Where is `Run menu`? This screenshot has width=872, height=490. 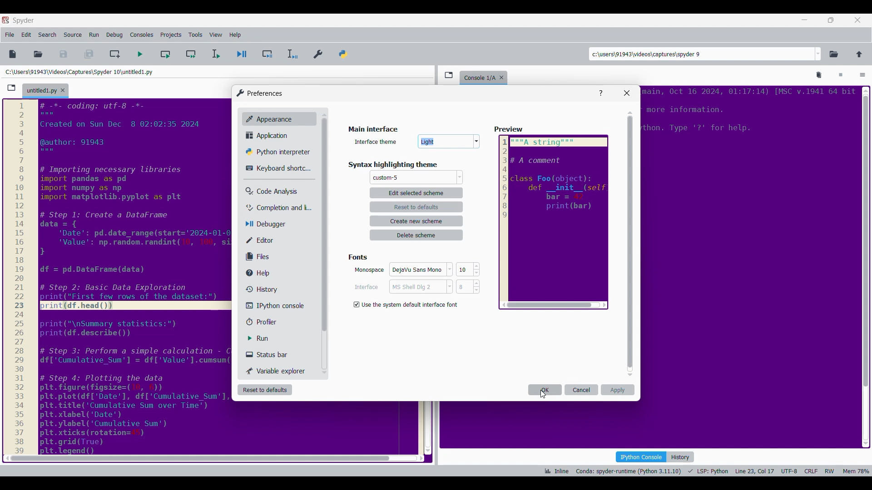 Run menu is located at coordinates (94, 35).